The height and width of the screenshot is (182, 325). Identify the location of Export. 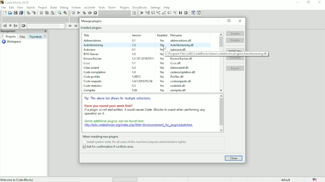
(235, 69).